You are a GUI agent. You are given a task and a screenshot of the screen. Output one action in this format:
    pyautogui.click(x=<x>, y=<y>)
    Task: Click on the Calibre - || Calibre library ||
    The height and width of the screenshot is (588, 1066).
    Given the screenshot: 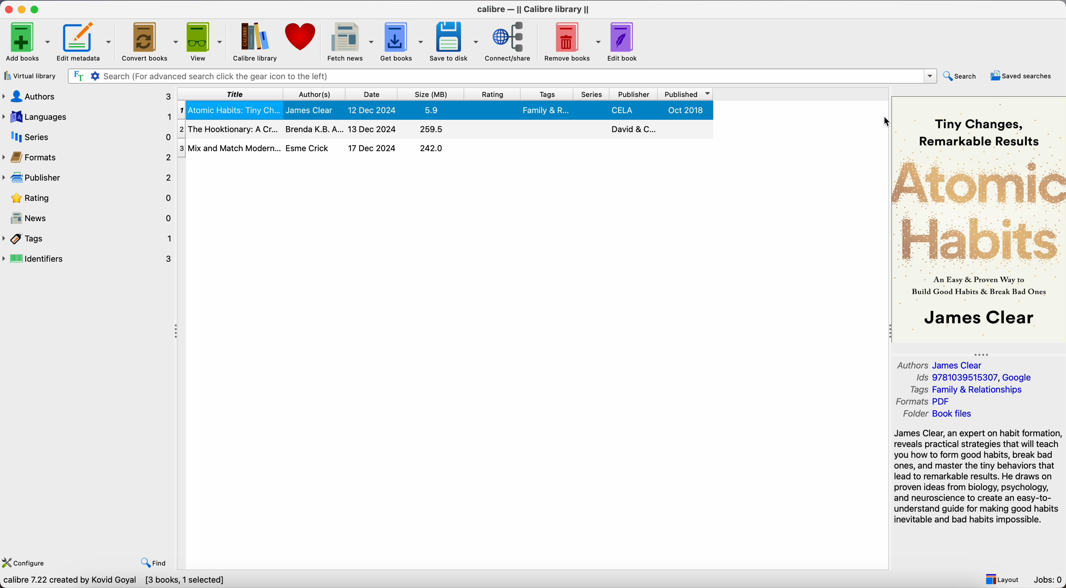 What is the action you would take?
    pyautogui.click(x=531, y=10)
    